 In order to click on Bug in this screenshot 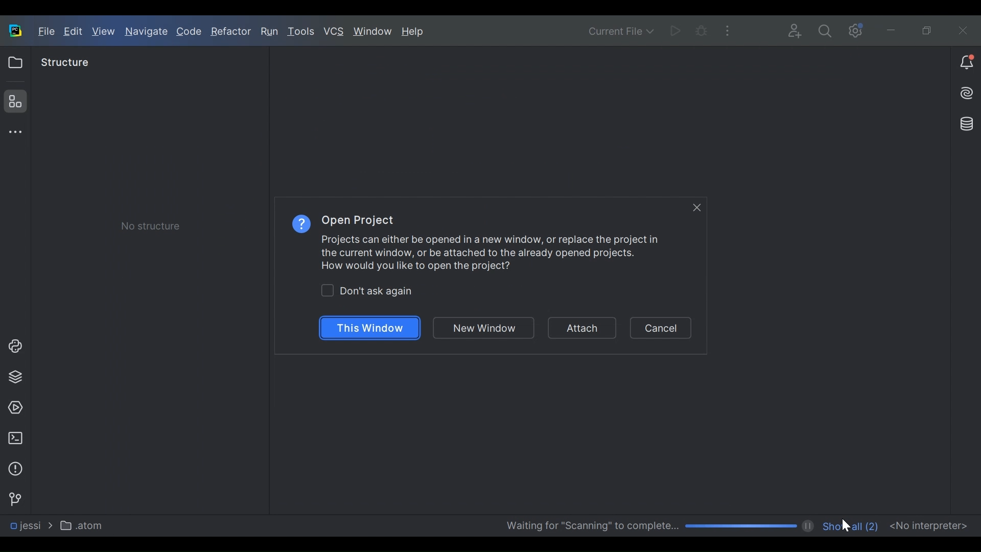, I will do `click(701, 32)`.